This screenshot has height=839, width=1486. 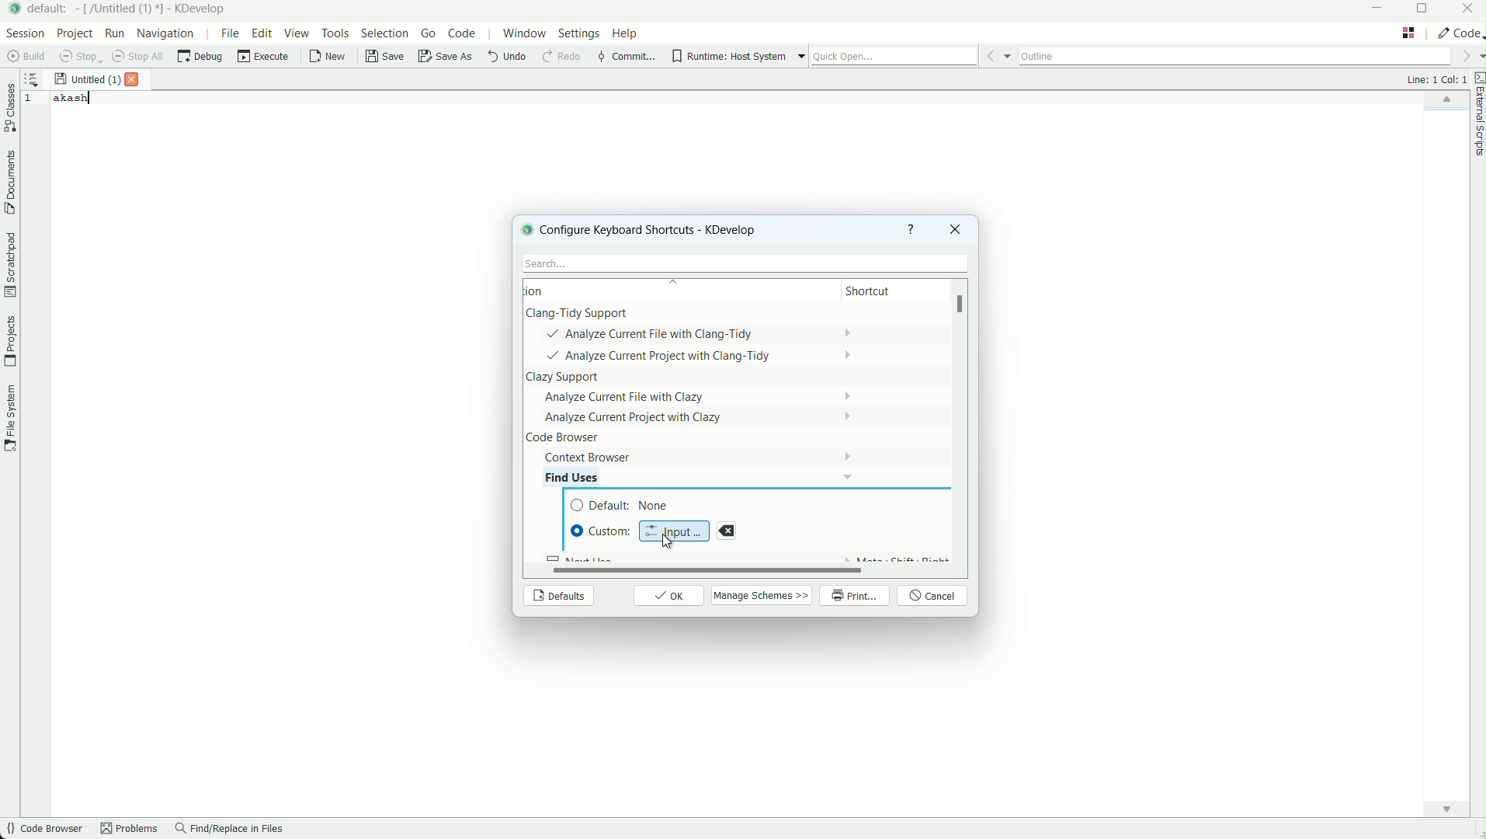 What do you see at coordinates (557, 597) in the screenshot?
I see `defaults` at bounding box center [557, 597].